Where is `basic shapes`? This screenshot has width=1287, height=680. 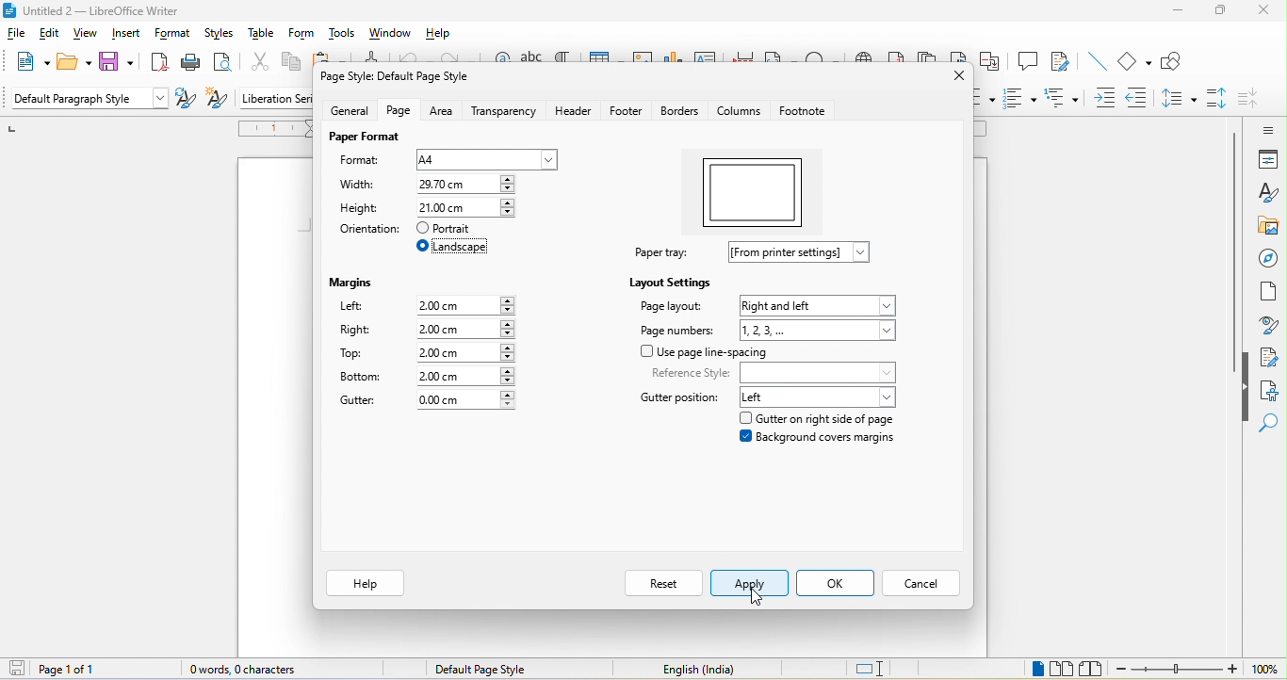 basic shapes is located at coordinates (1134, 61).